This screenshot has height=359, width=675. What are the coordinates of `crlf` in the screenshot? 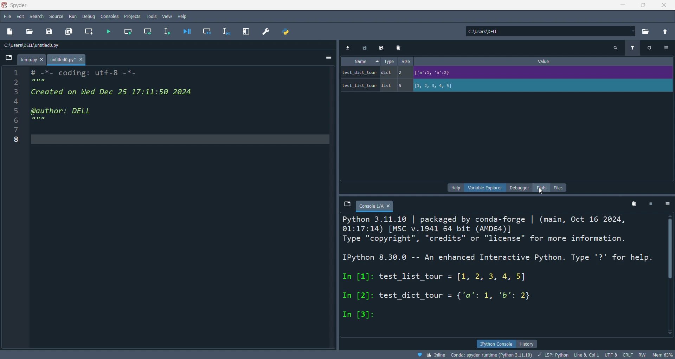 It's located at (627, 354).